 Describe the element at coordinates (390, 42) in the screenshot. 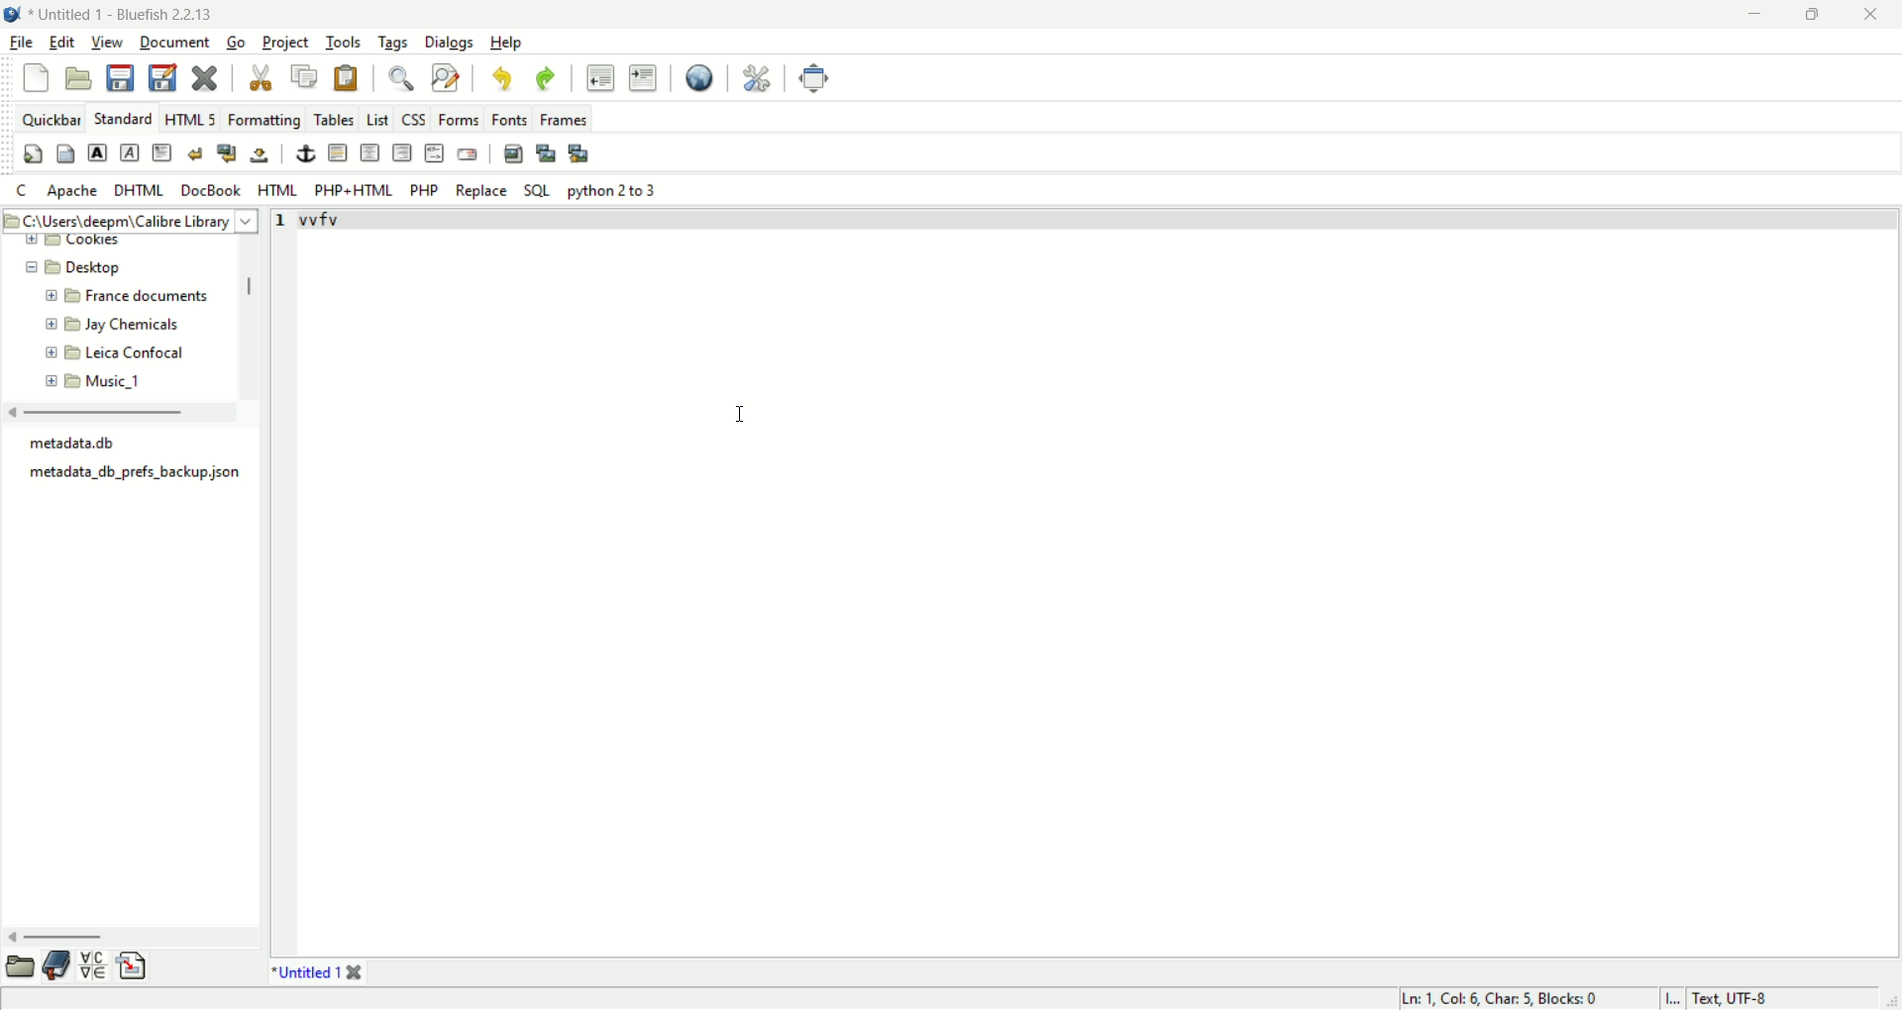

I see `tags` at that location.